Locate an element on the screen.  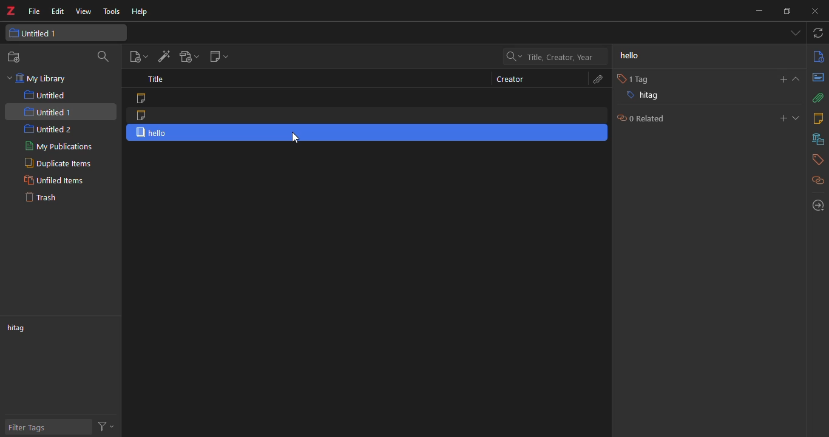
my library is located at coordinates (44, 80).